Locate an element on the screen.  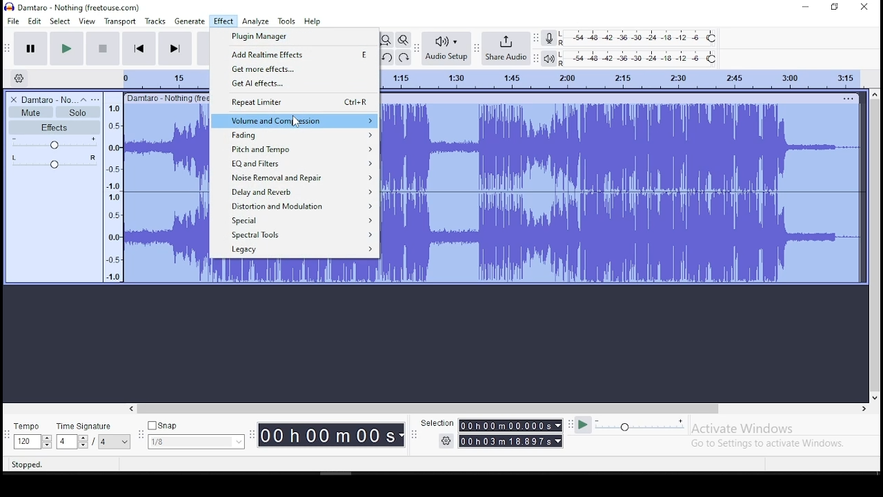
audio track name is located at coordinates (46, 99).